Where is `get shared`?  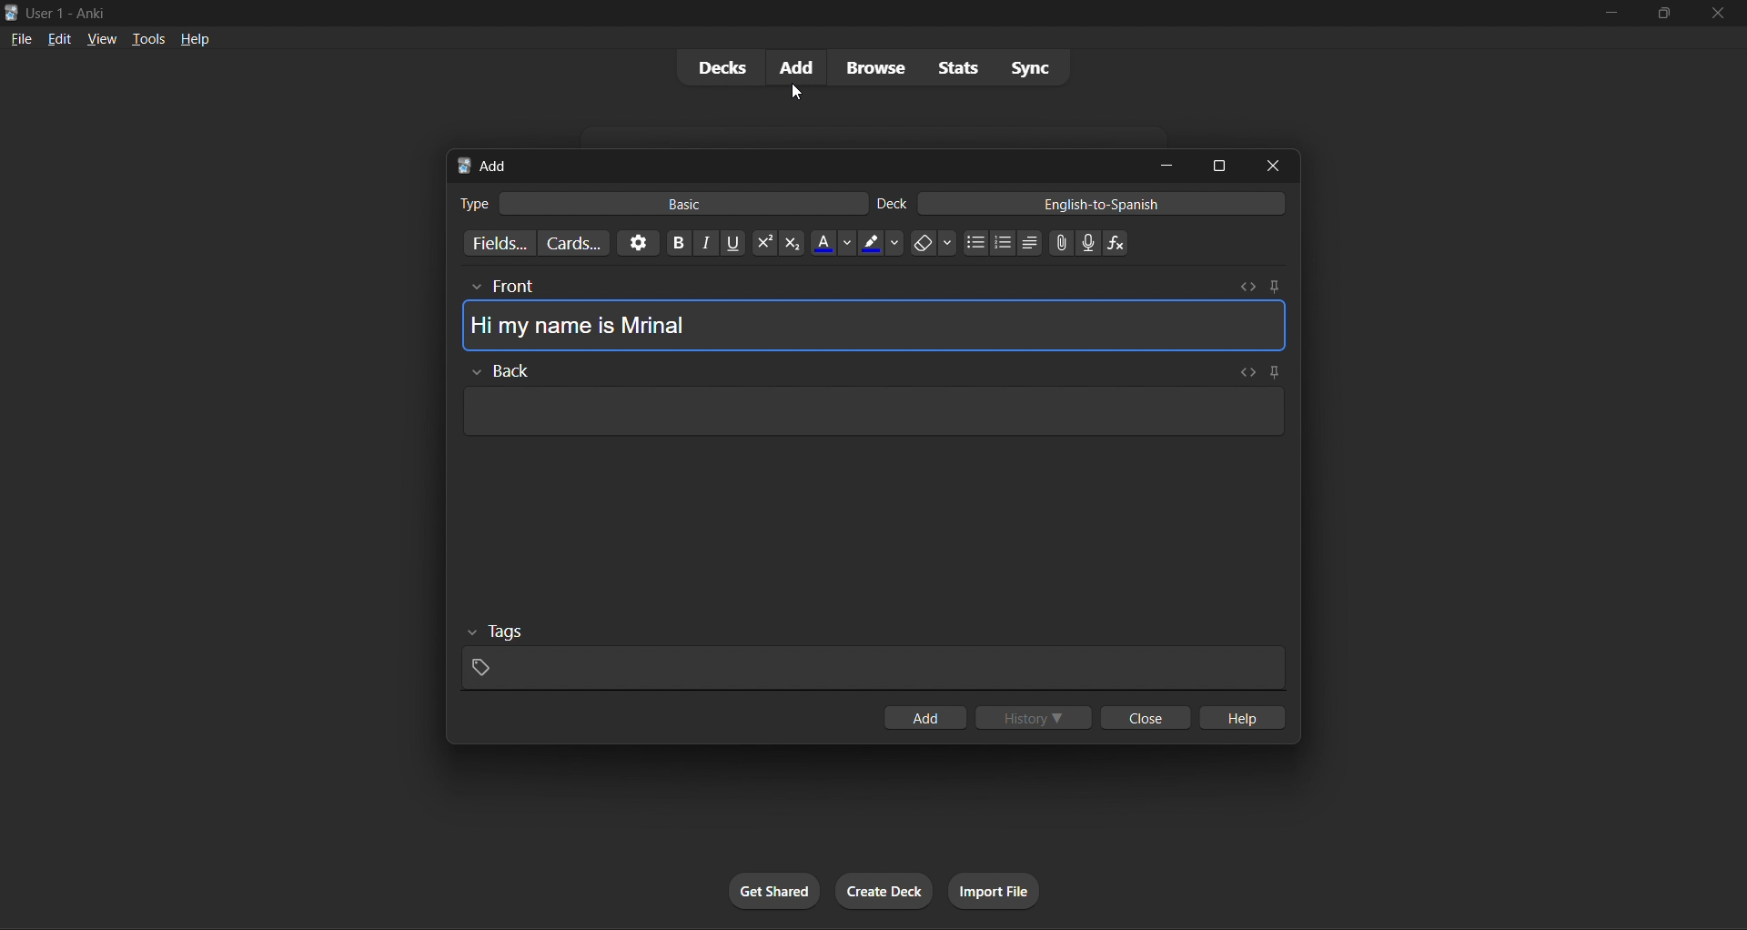
get shared is located at coordinates (773, 889).